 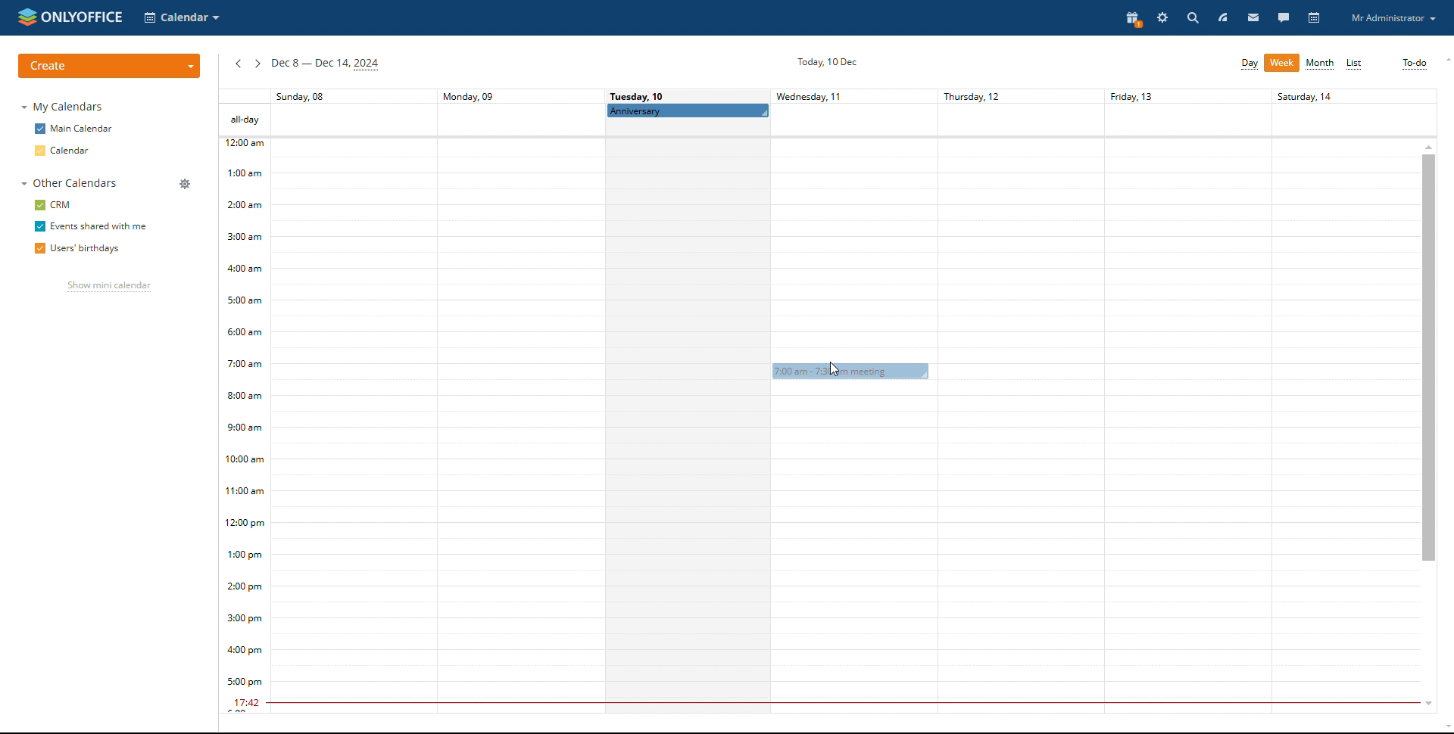 I want to click on scroll down, so click(x=1424, y=705).